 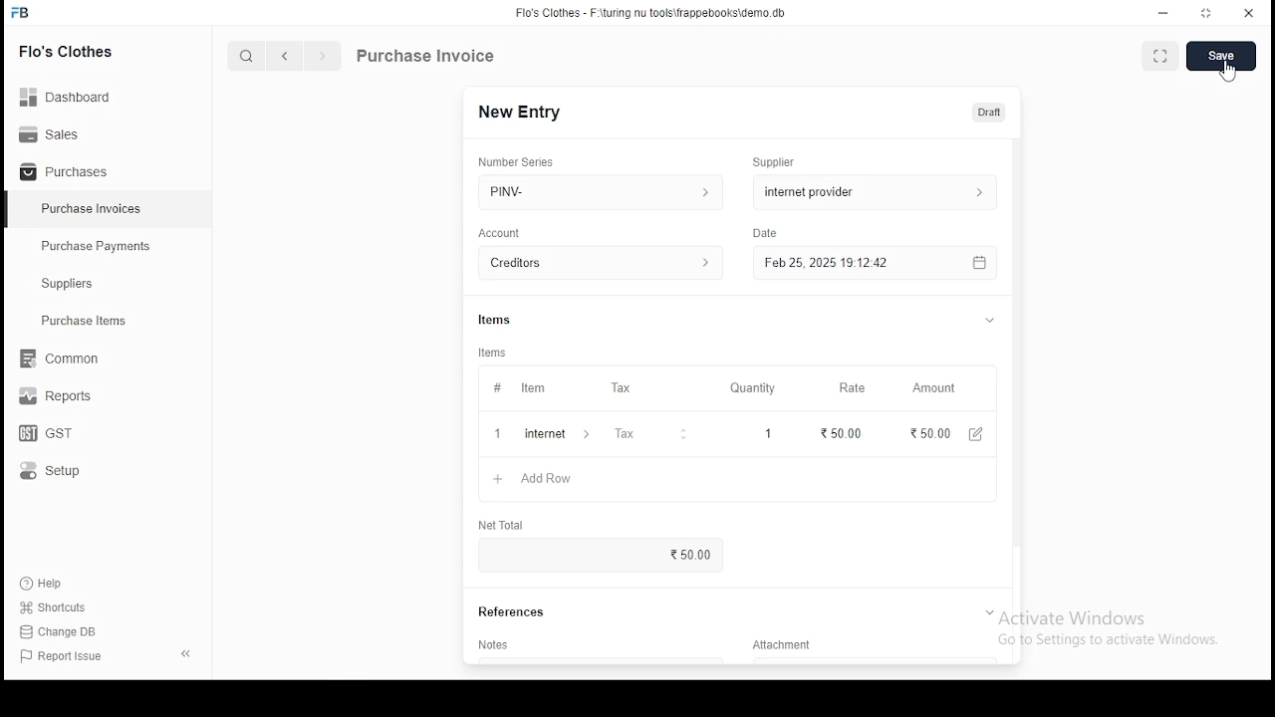 I want to click on Purchases, so click(x=65, y=172).